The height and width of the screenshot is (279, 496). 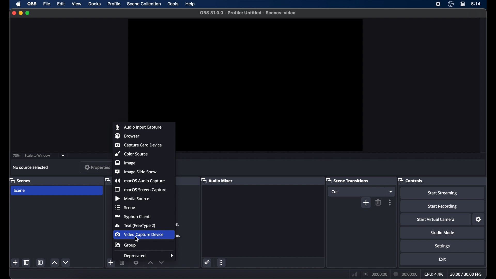 I want to click on color source, so click(x=131, y=154).